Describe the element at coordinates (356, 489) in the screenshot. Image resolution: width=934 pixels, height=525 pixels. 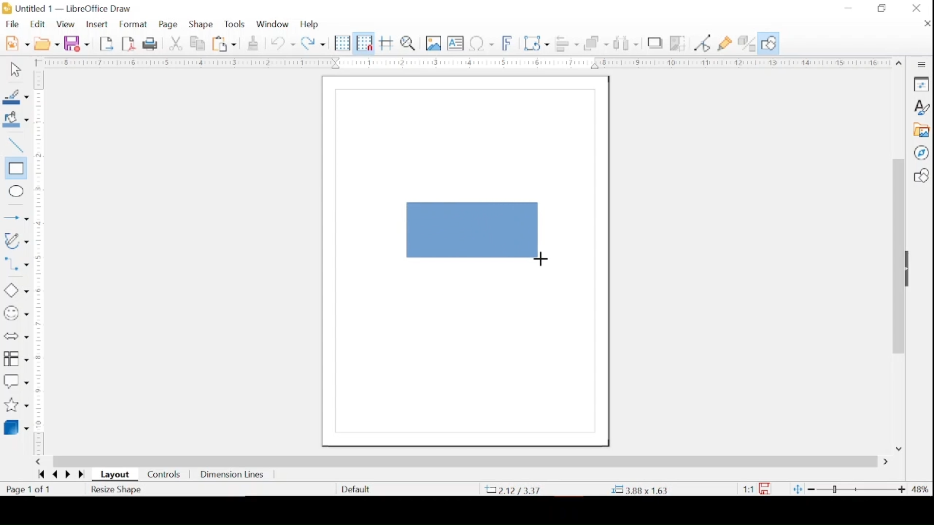
I see `default` at that location.